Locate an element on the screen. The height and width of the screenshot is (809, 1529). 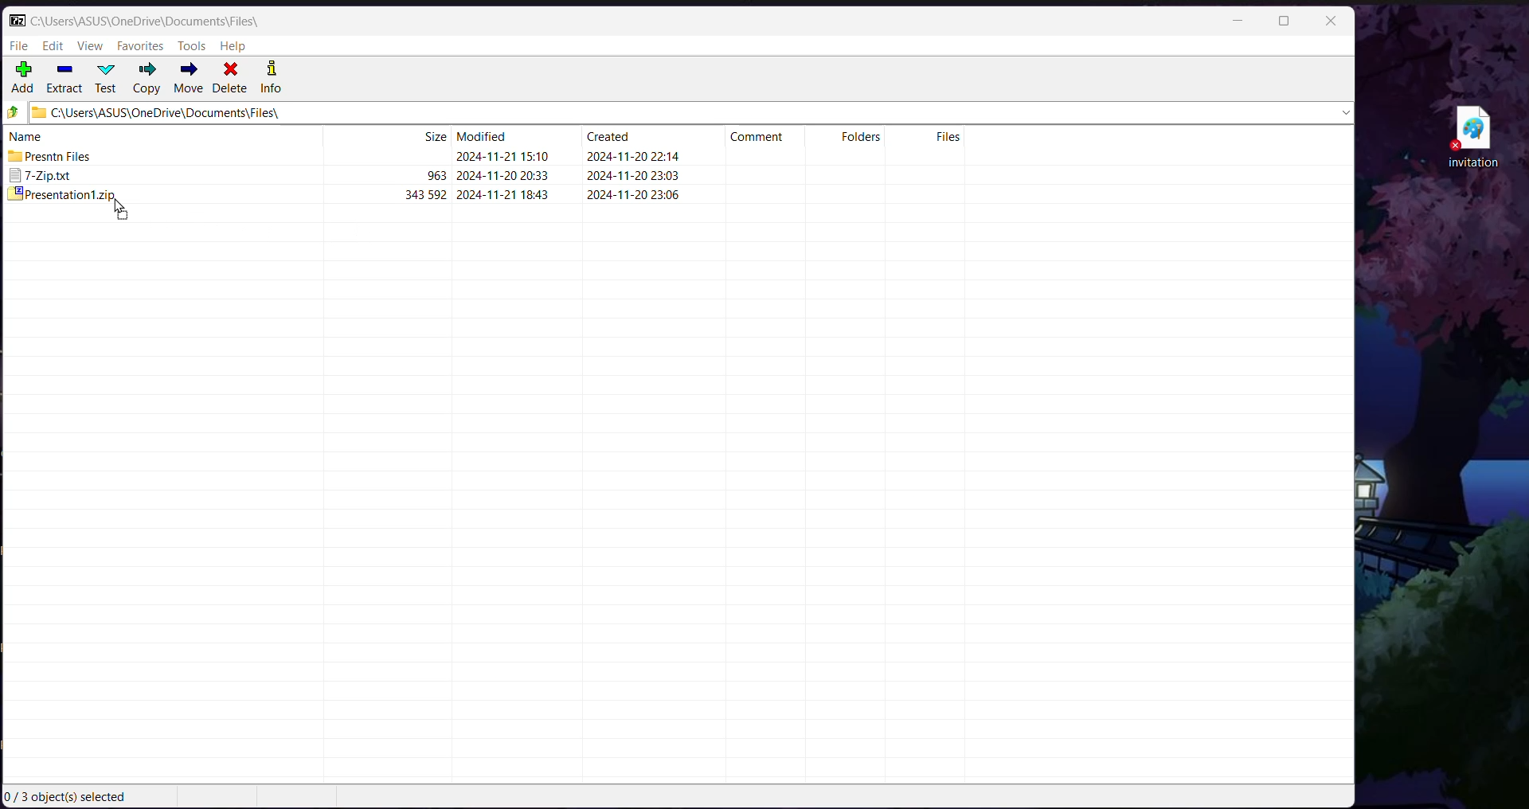
presentationt.zip 343592 2024-11-211843 2024-11-20 23:06 is located at coordinates (345, 196).